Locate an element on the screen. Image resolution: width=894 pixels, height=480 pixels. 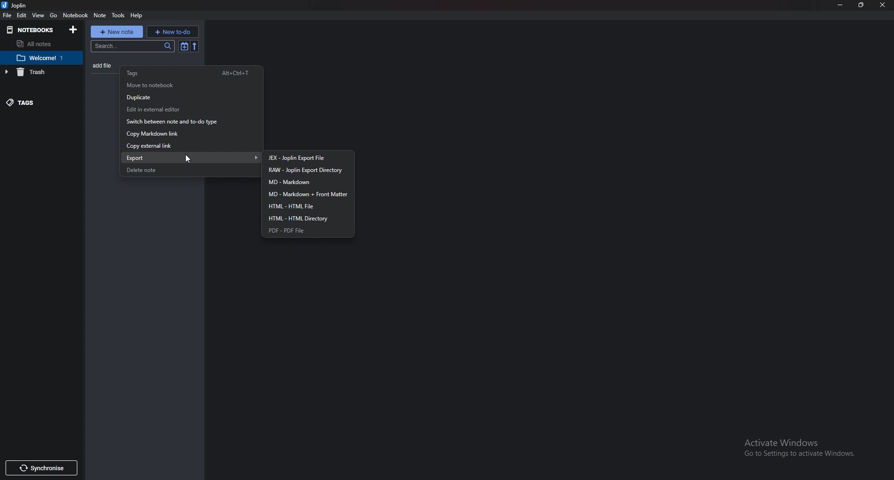
joplin is located at coordinates (17, 6).